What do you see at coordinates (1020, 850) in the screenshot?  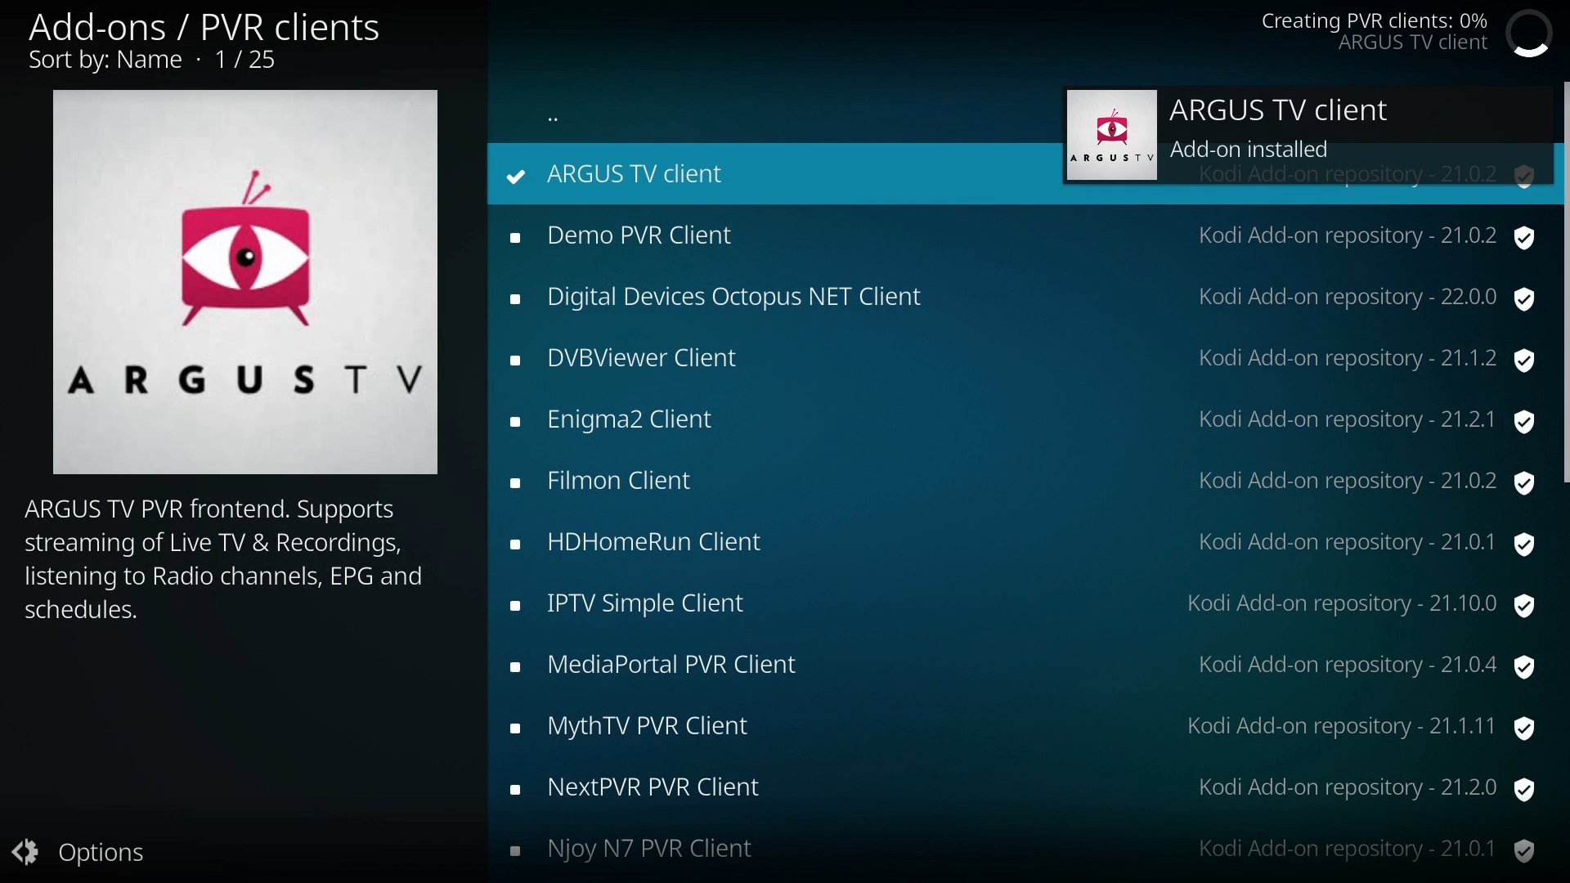 I see `Njoy N7 PVR Client Kodi Add-on repository - 21.0.1` at bounding box center [1020, 850].